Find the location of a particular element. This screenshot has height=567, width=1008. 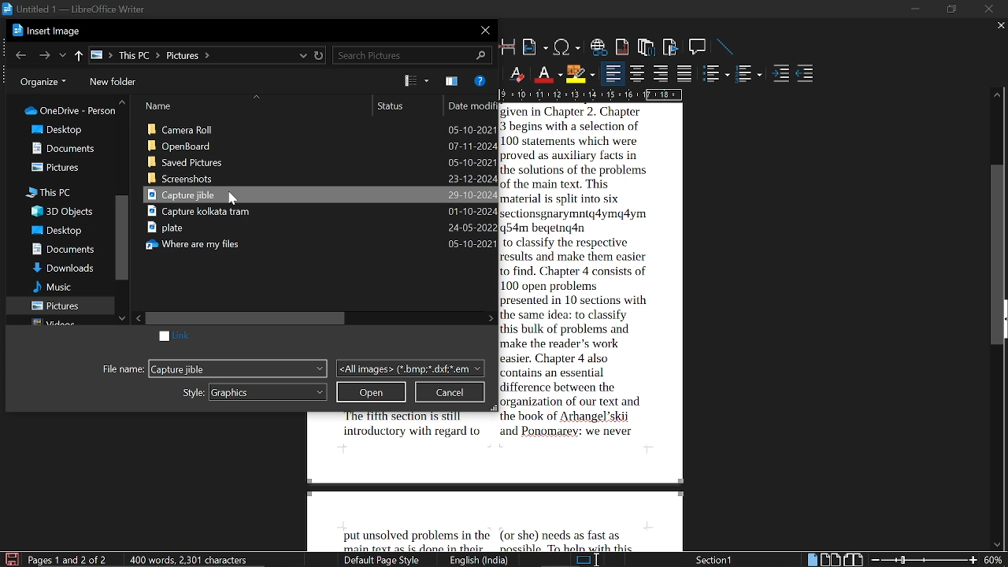

organize  is located at coordinates (45, 81).